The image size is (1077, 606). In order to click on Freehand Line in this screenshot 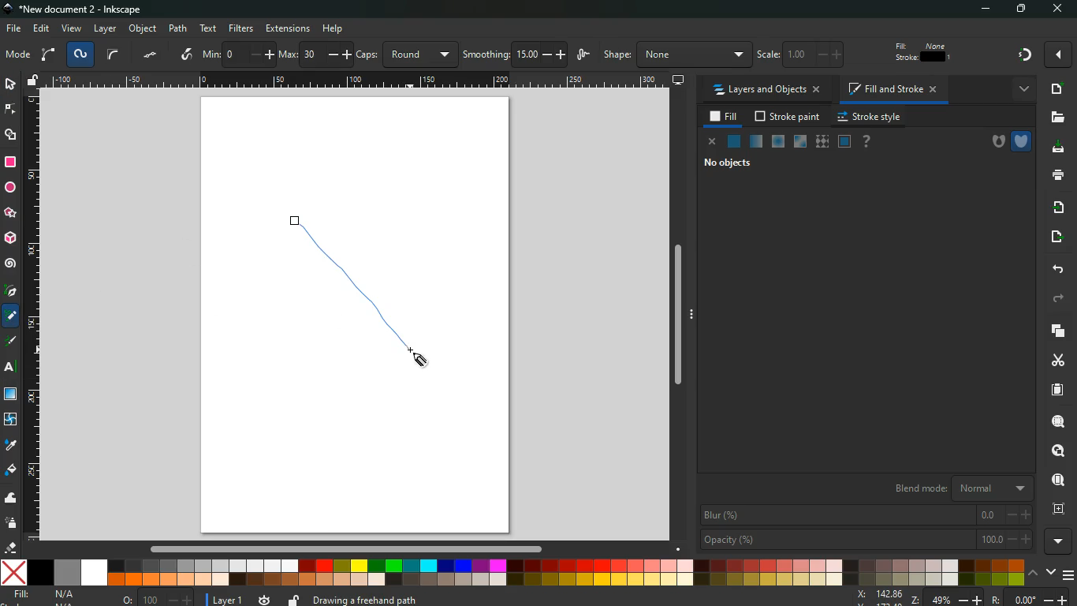, I will do `click(348, 281)`.